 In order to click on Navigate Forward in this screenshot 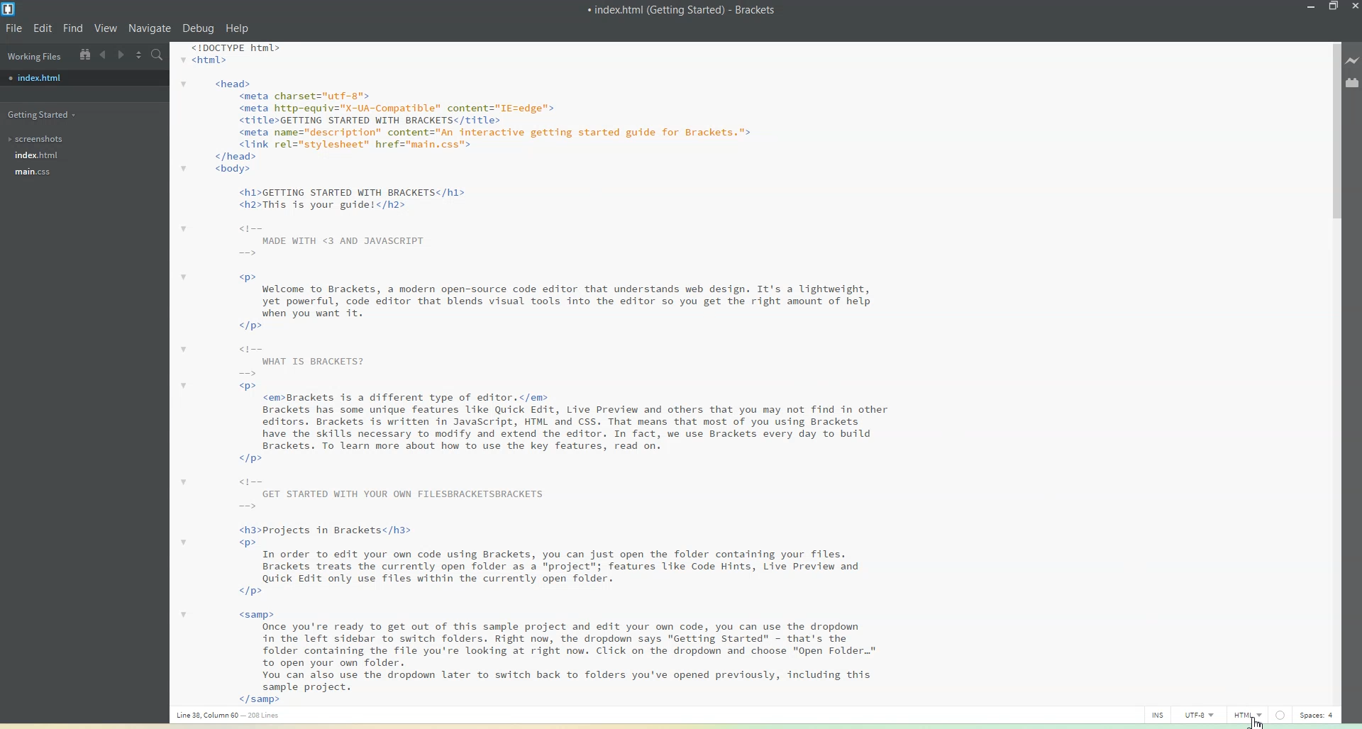, I will do `click(121, 54)`.